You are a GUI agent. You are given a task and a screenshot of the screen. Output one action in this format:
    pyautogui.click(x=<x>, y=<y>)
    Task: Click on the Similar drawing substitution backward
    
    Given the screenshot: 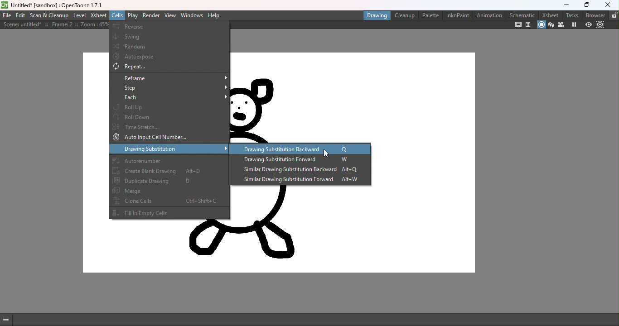 What is the action you would take?
    pyautogui.click(x=296, y=171)
    